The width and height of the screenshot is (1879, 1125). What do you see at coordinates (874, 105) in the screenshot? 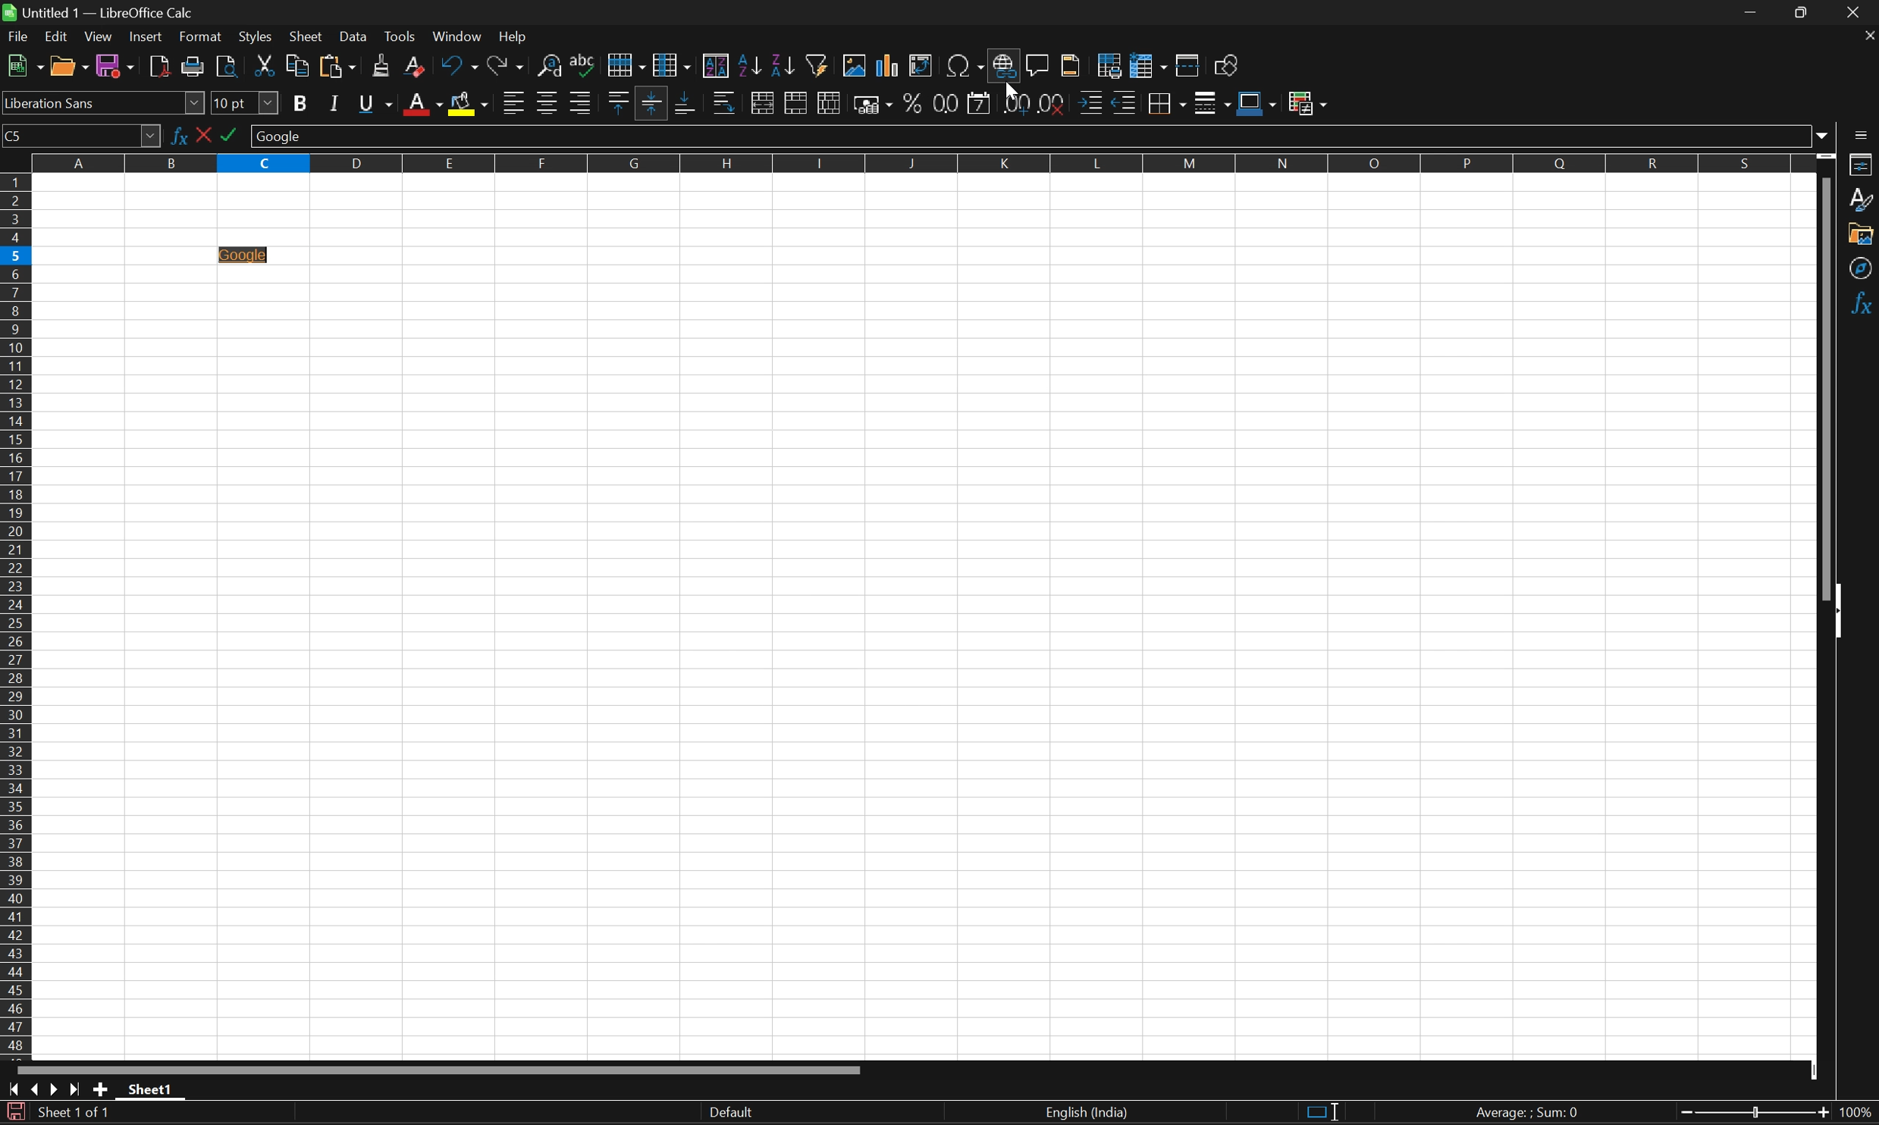
I see `Format as currency` at bounding box center [874, 105].